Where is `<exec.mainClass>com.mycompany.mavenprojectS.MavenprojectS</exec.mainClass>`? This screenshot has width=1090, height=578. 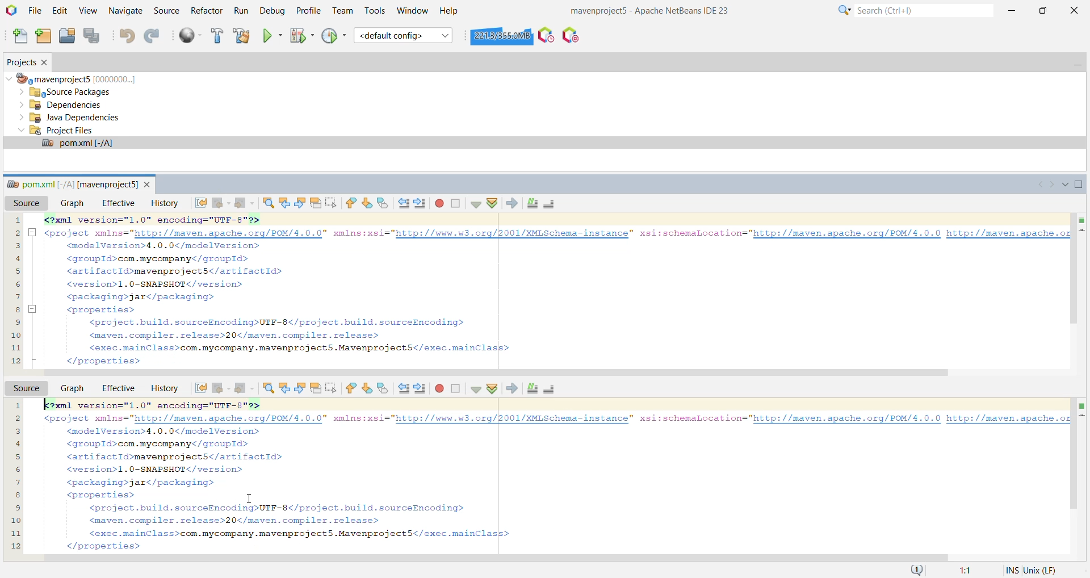 <exec.mainClass>com.mycompany.mavenprojectS.MavenprojectS</exec.mainClass> is located at coordinates (301, 534).